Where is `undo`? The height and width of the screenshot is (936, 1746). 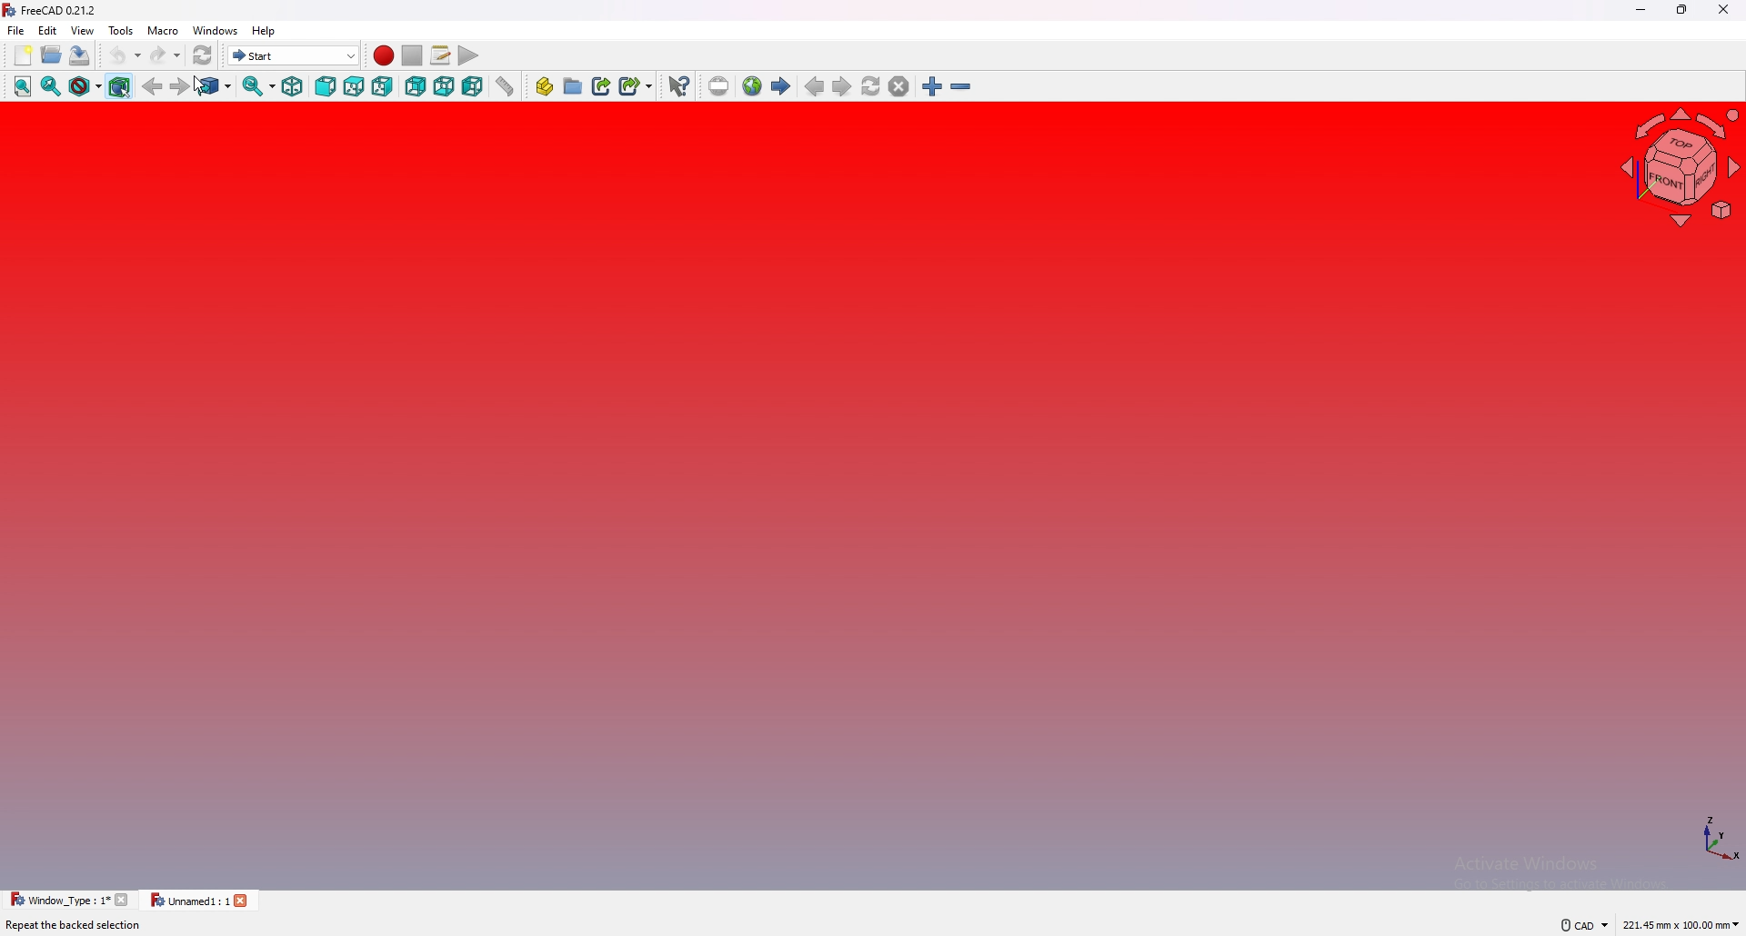
undo is located at coordinates (125, 55).